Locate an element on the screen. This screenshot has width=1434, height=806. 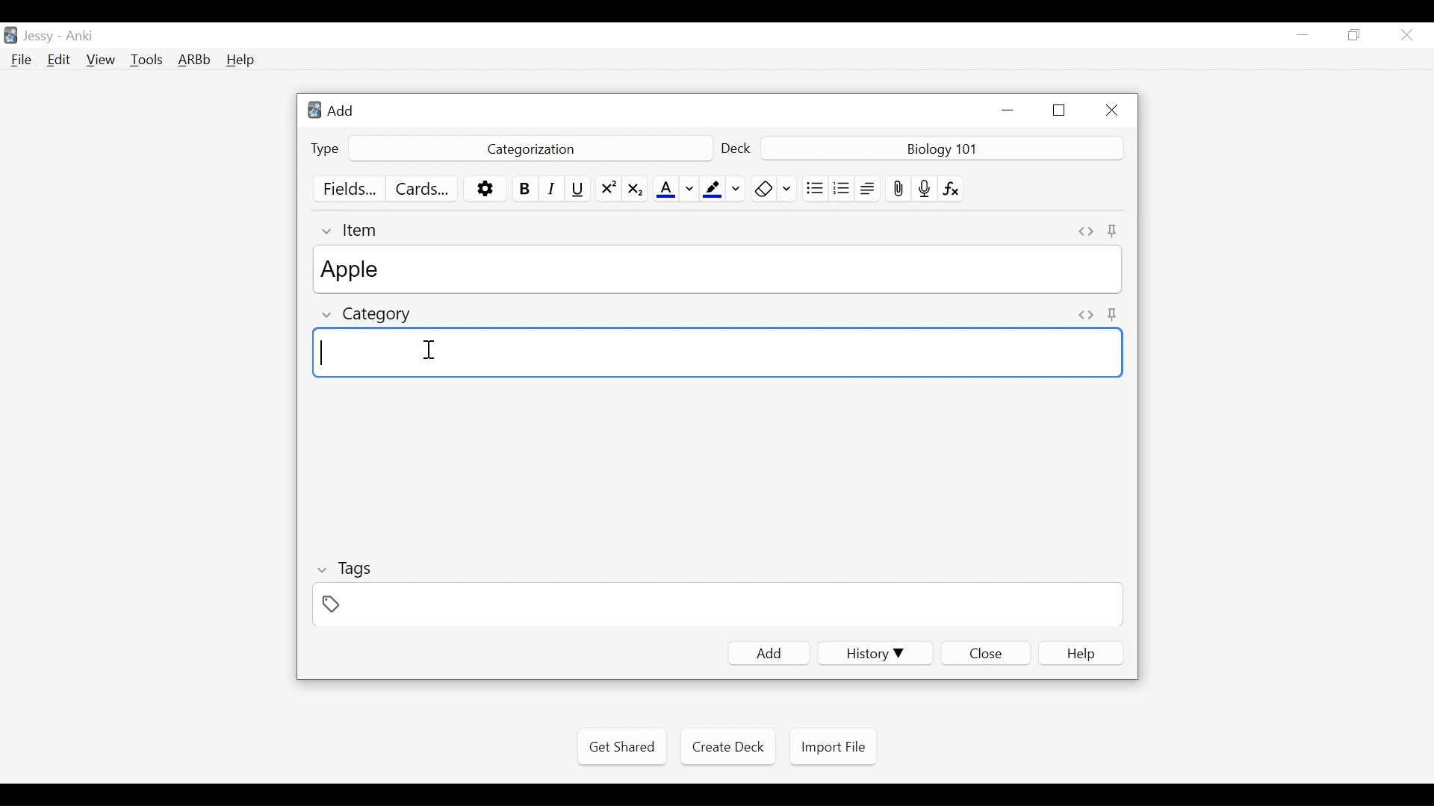
Toggle HTML Editor is located at coordinates (1086, 316).